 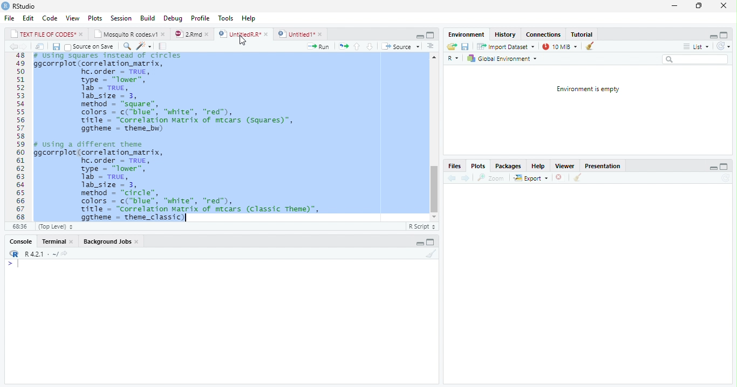 What do you see at coordinates (565, 166) in the screenshot?
I see `Viewer` at bounding box center [565, 166].